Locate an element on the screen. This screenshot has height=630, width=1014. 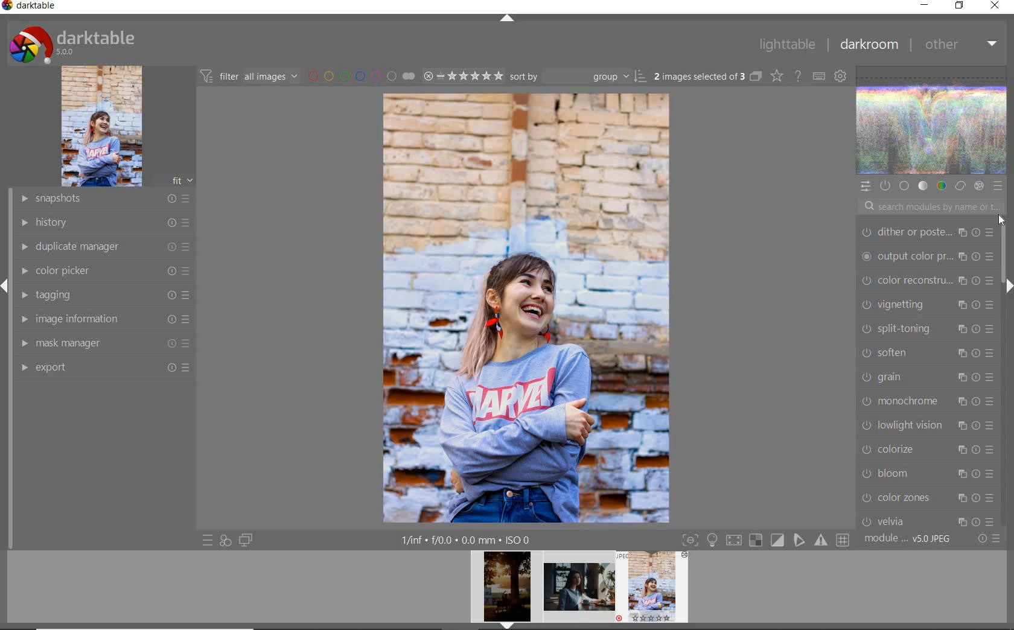
frt is located at coordinates (182, 179).